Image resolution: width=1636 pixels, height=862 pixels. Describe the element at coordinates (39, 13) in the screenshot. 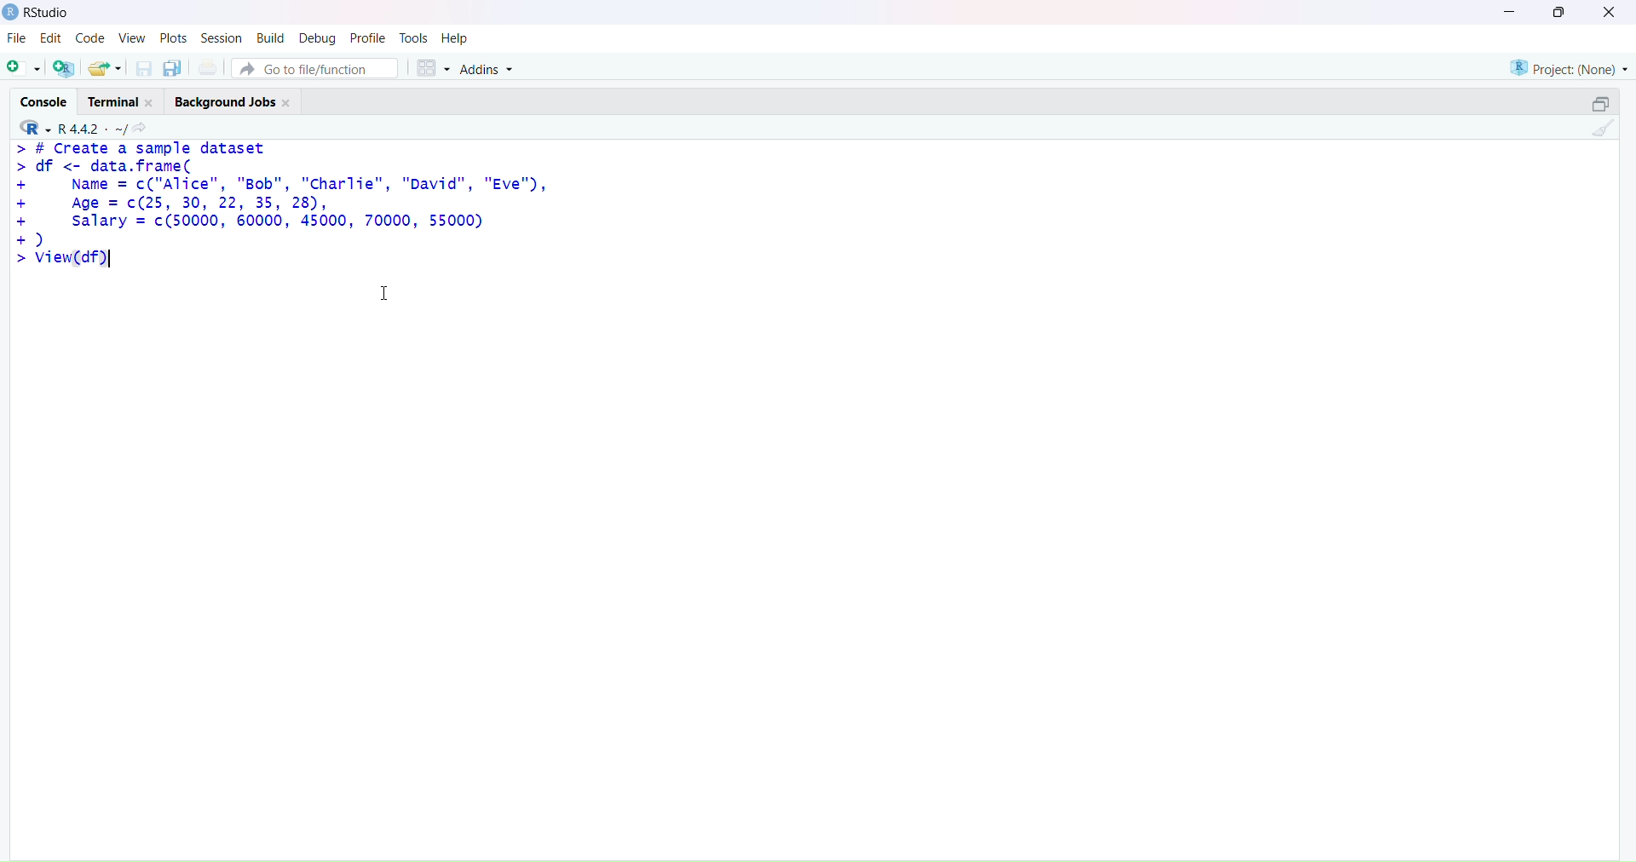

I see `Rstudio` at that location.